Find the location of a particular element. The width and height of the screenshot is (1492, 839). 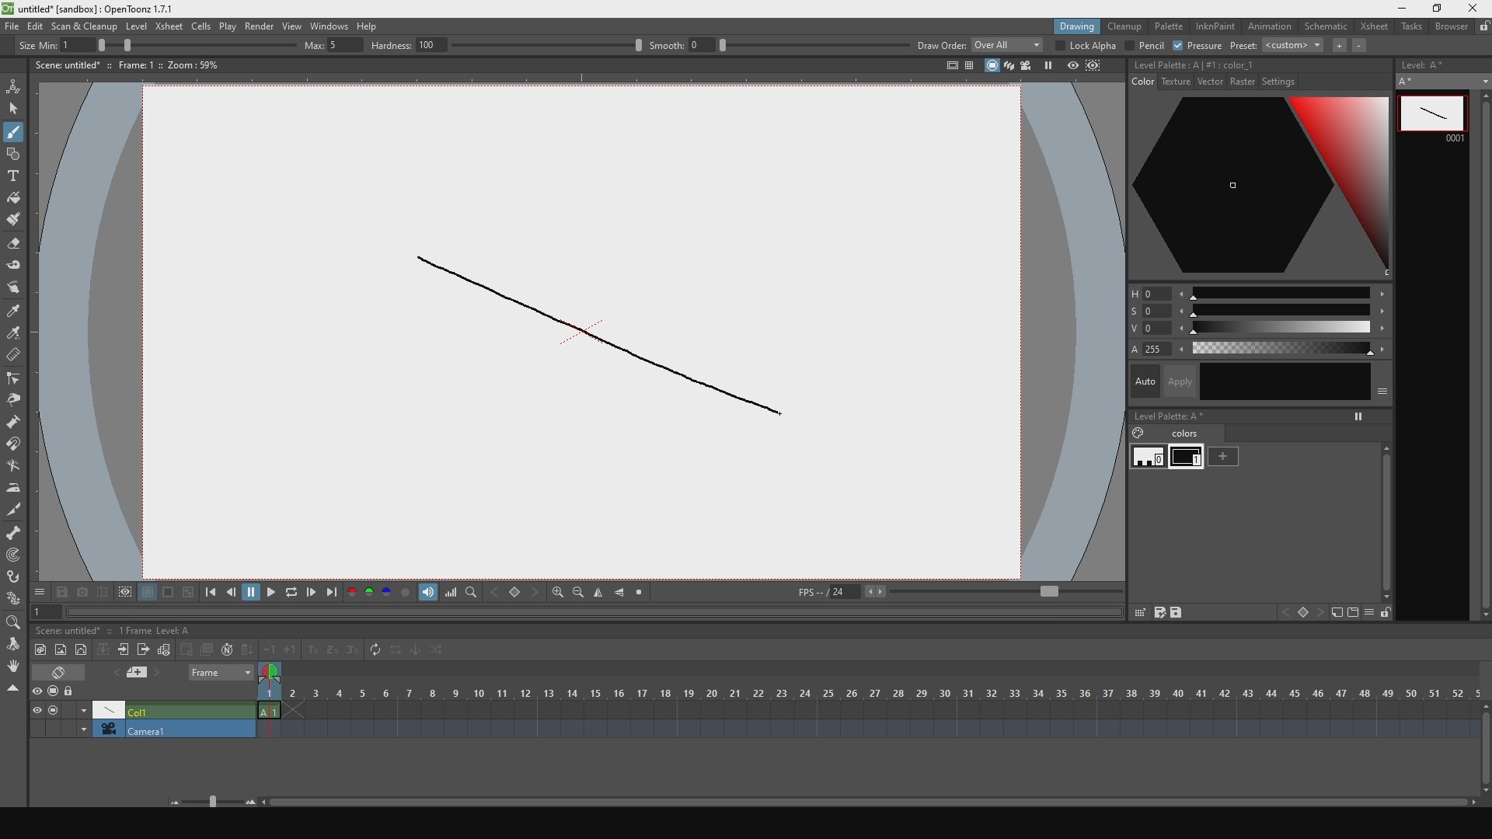

white is located at coordinates (1143, 458).